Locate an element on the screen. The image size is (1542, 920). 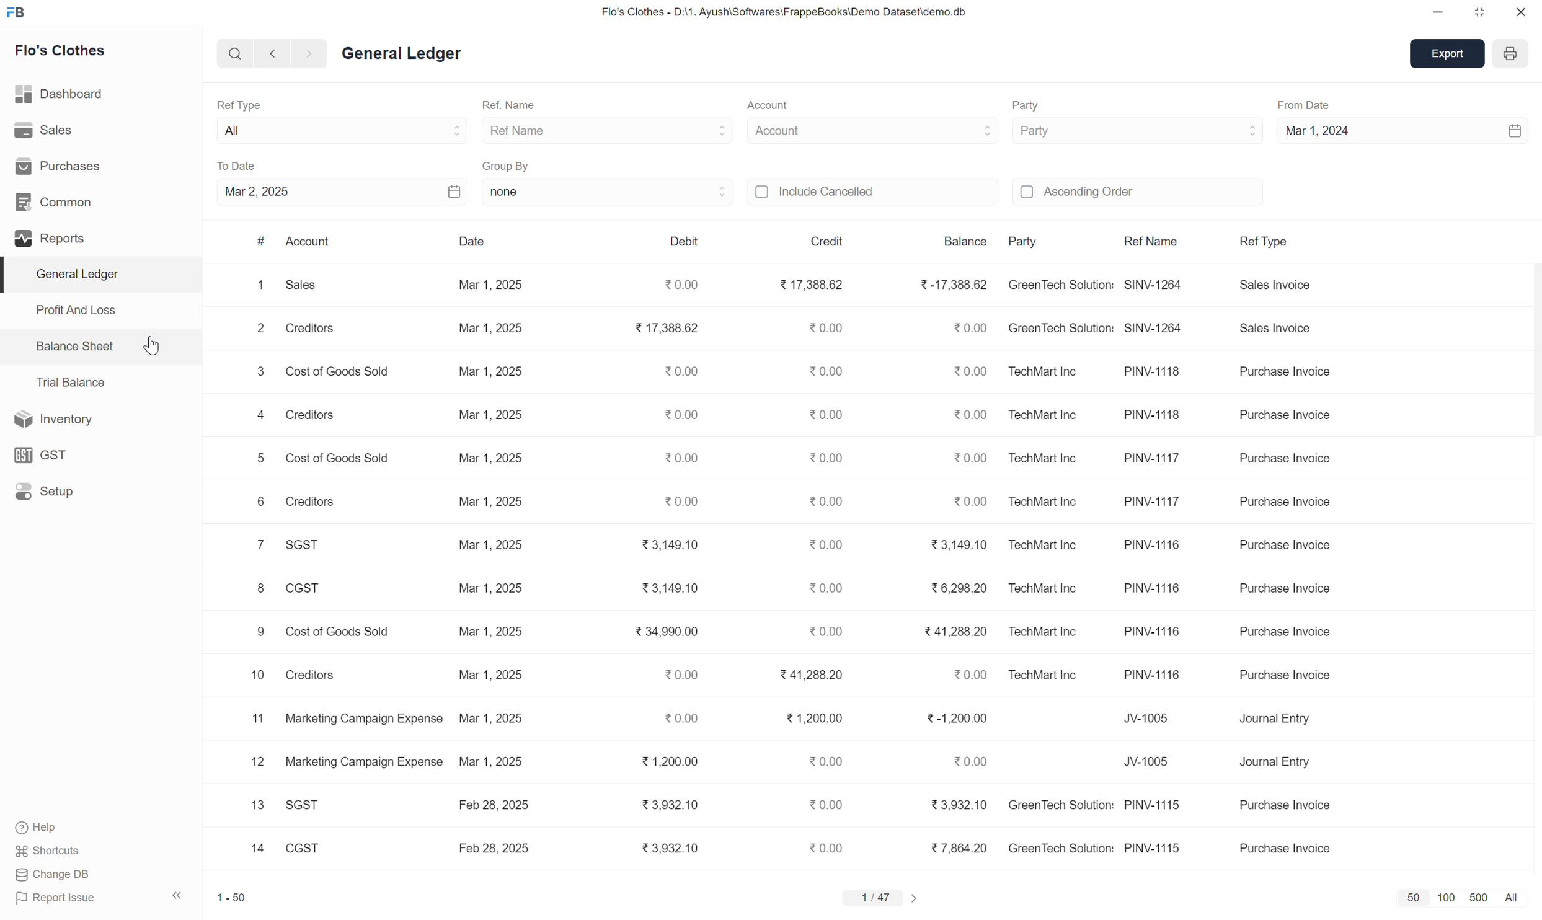
PNW 1118 is located at coordinates (1133, 413).